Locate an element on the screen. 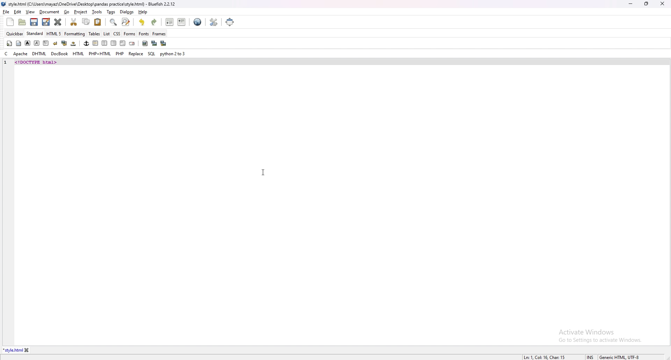  close tab is located at coordinates (27, 350).